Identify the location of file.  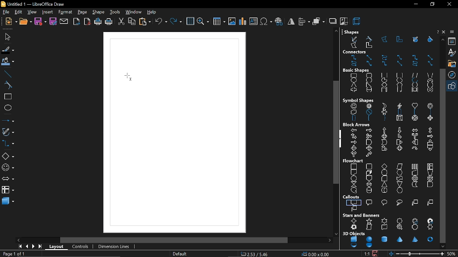
(6, 12).